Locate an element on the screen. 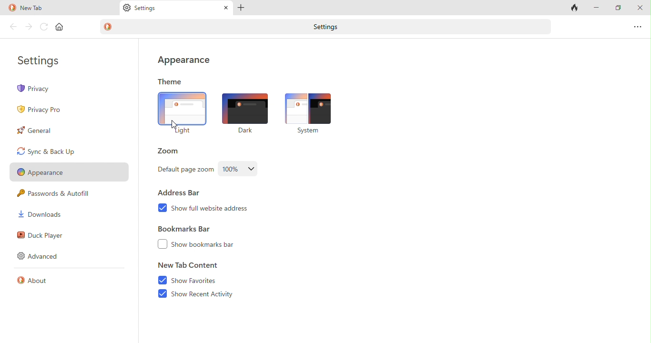 This screenshot has width=651, height=343. show recent activity is located at coordinates (206, 294).